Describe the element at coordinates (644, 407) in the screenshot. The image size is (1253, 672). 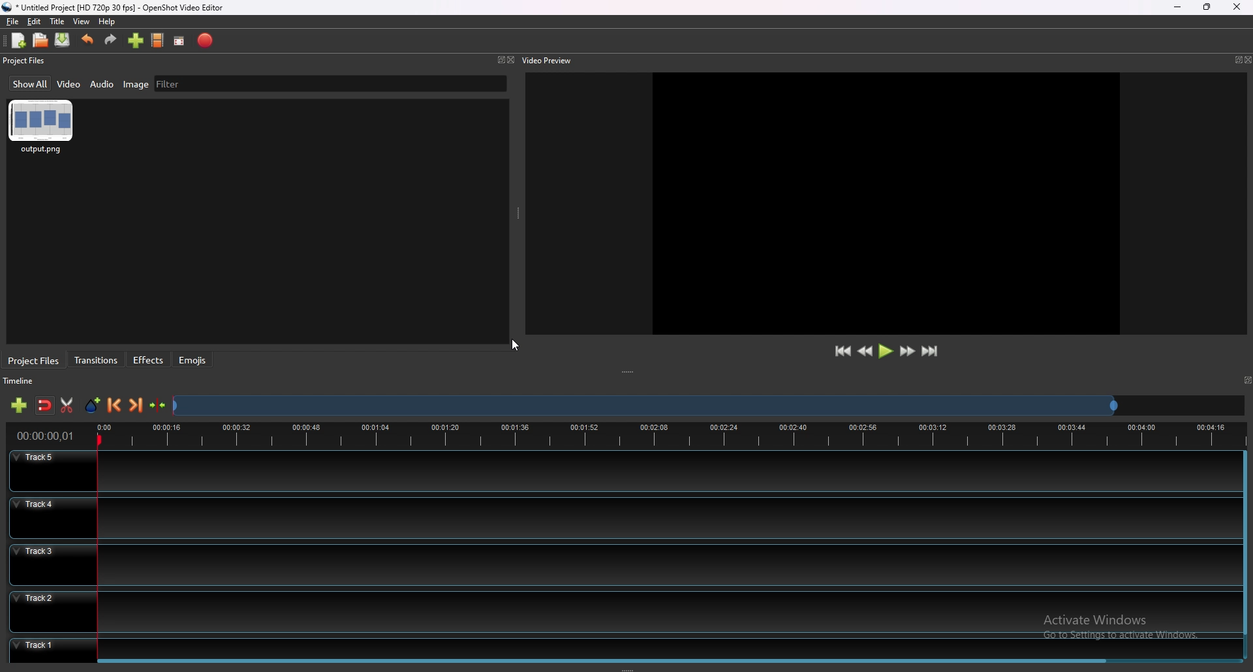
I see `seek` at that location.